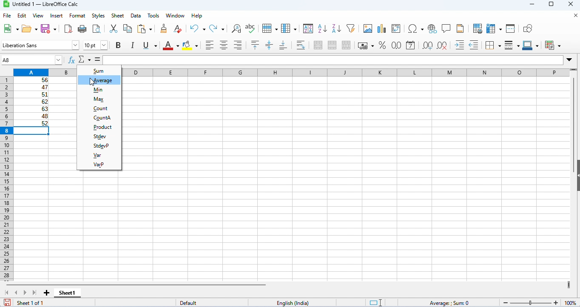 This screenshot has width=580, height=307. I want to click on sort descending, so click(337, 28).